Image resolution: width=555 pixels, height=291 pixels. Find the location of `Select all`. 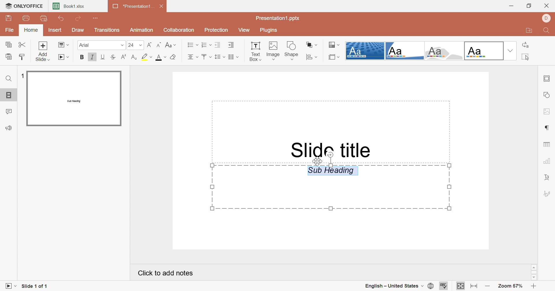

Select all is located at coordinates (525, 57).